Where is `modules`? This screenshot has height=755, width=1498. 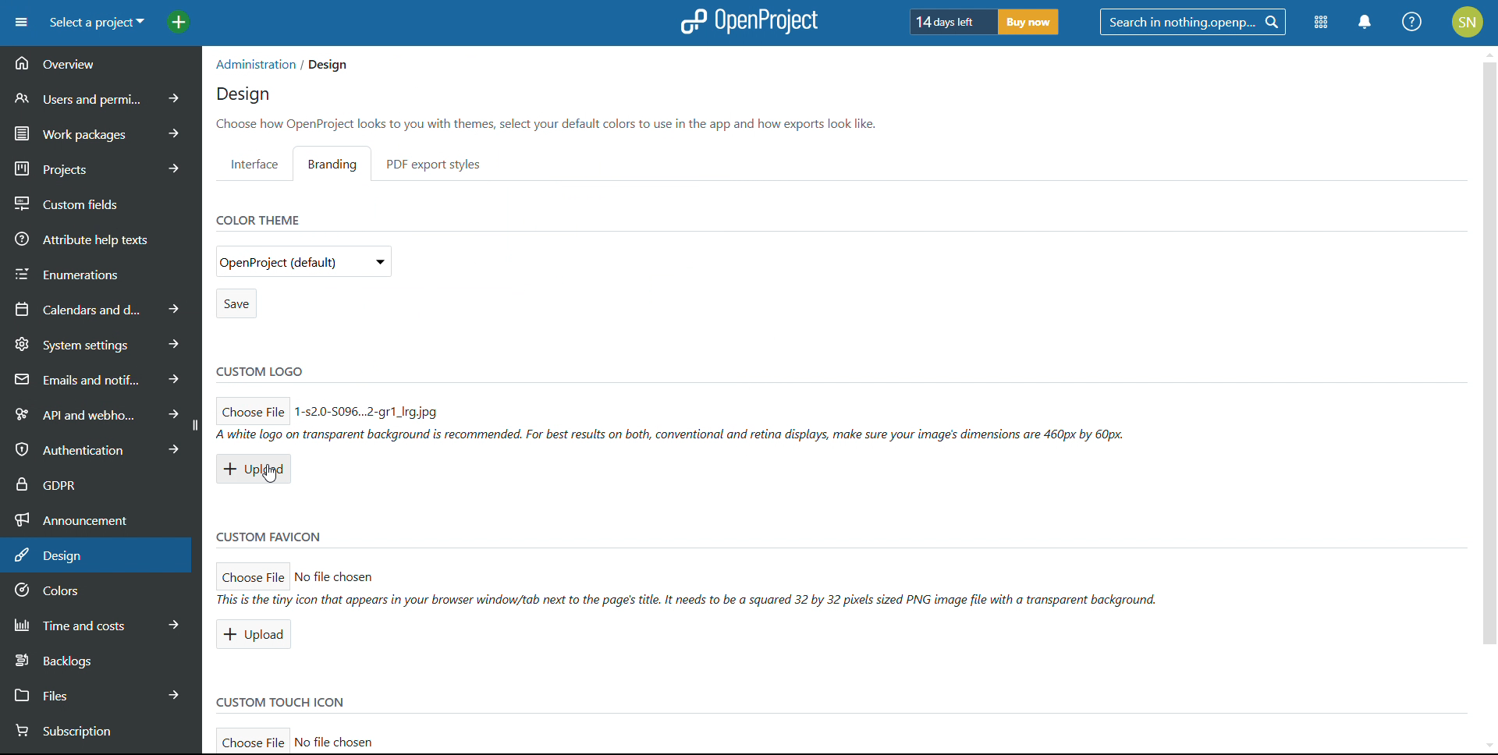
modules is located at coordinates (1320, 23).